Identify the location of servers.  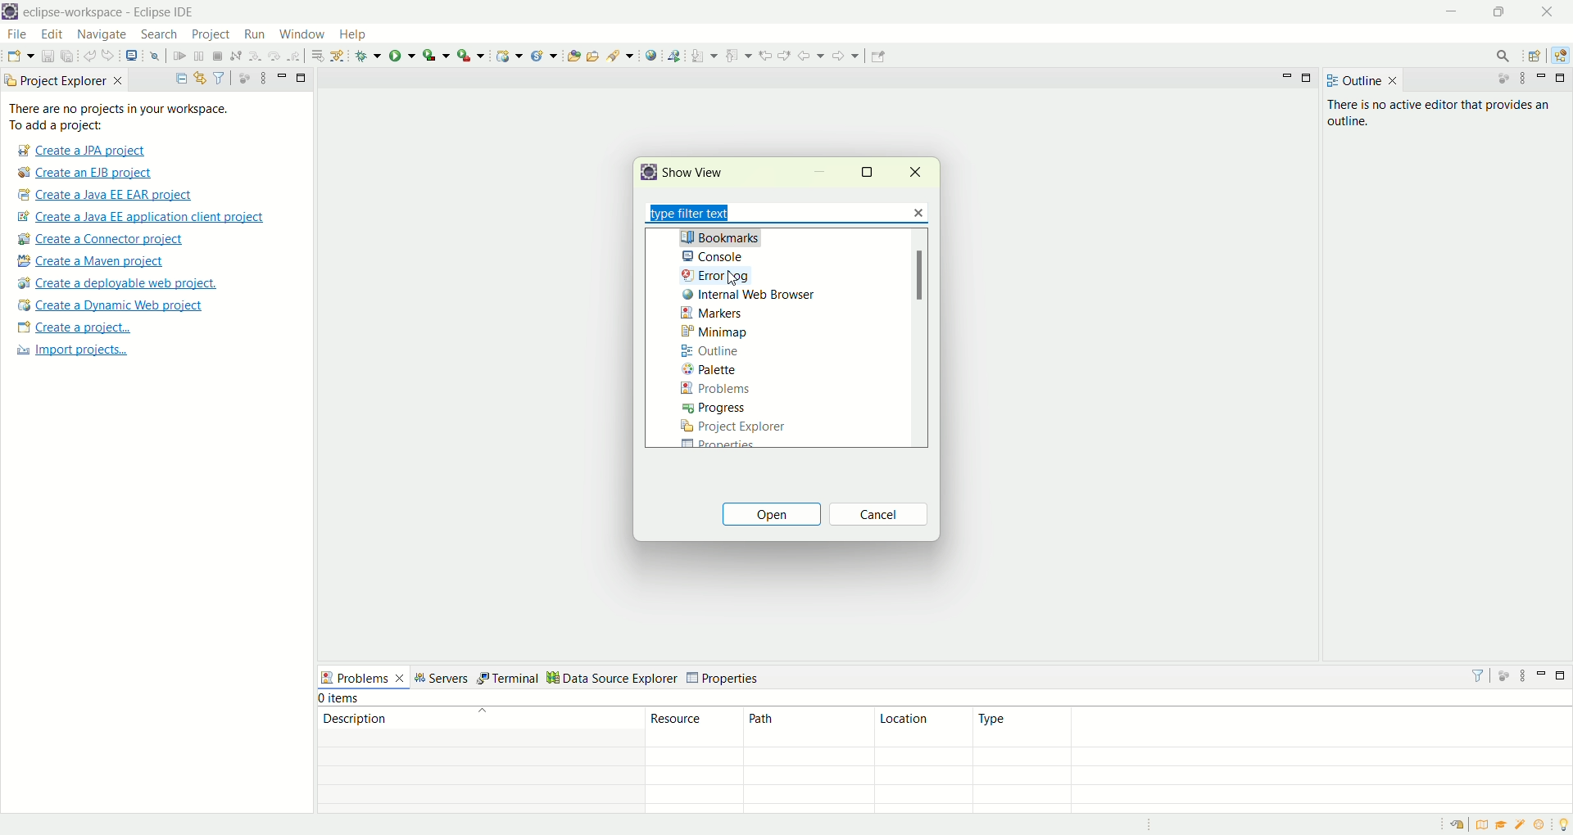
(441, 677).